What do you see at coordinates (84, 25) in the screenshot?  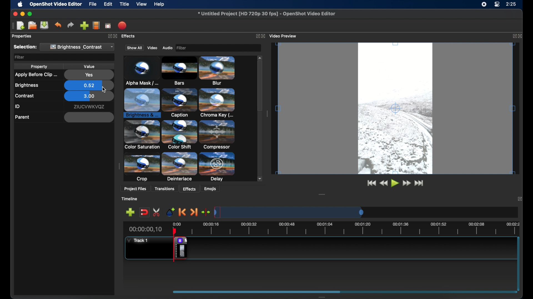 I see `import files` at bounding box center [84, 25].